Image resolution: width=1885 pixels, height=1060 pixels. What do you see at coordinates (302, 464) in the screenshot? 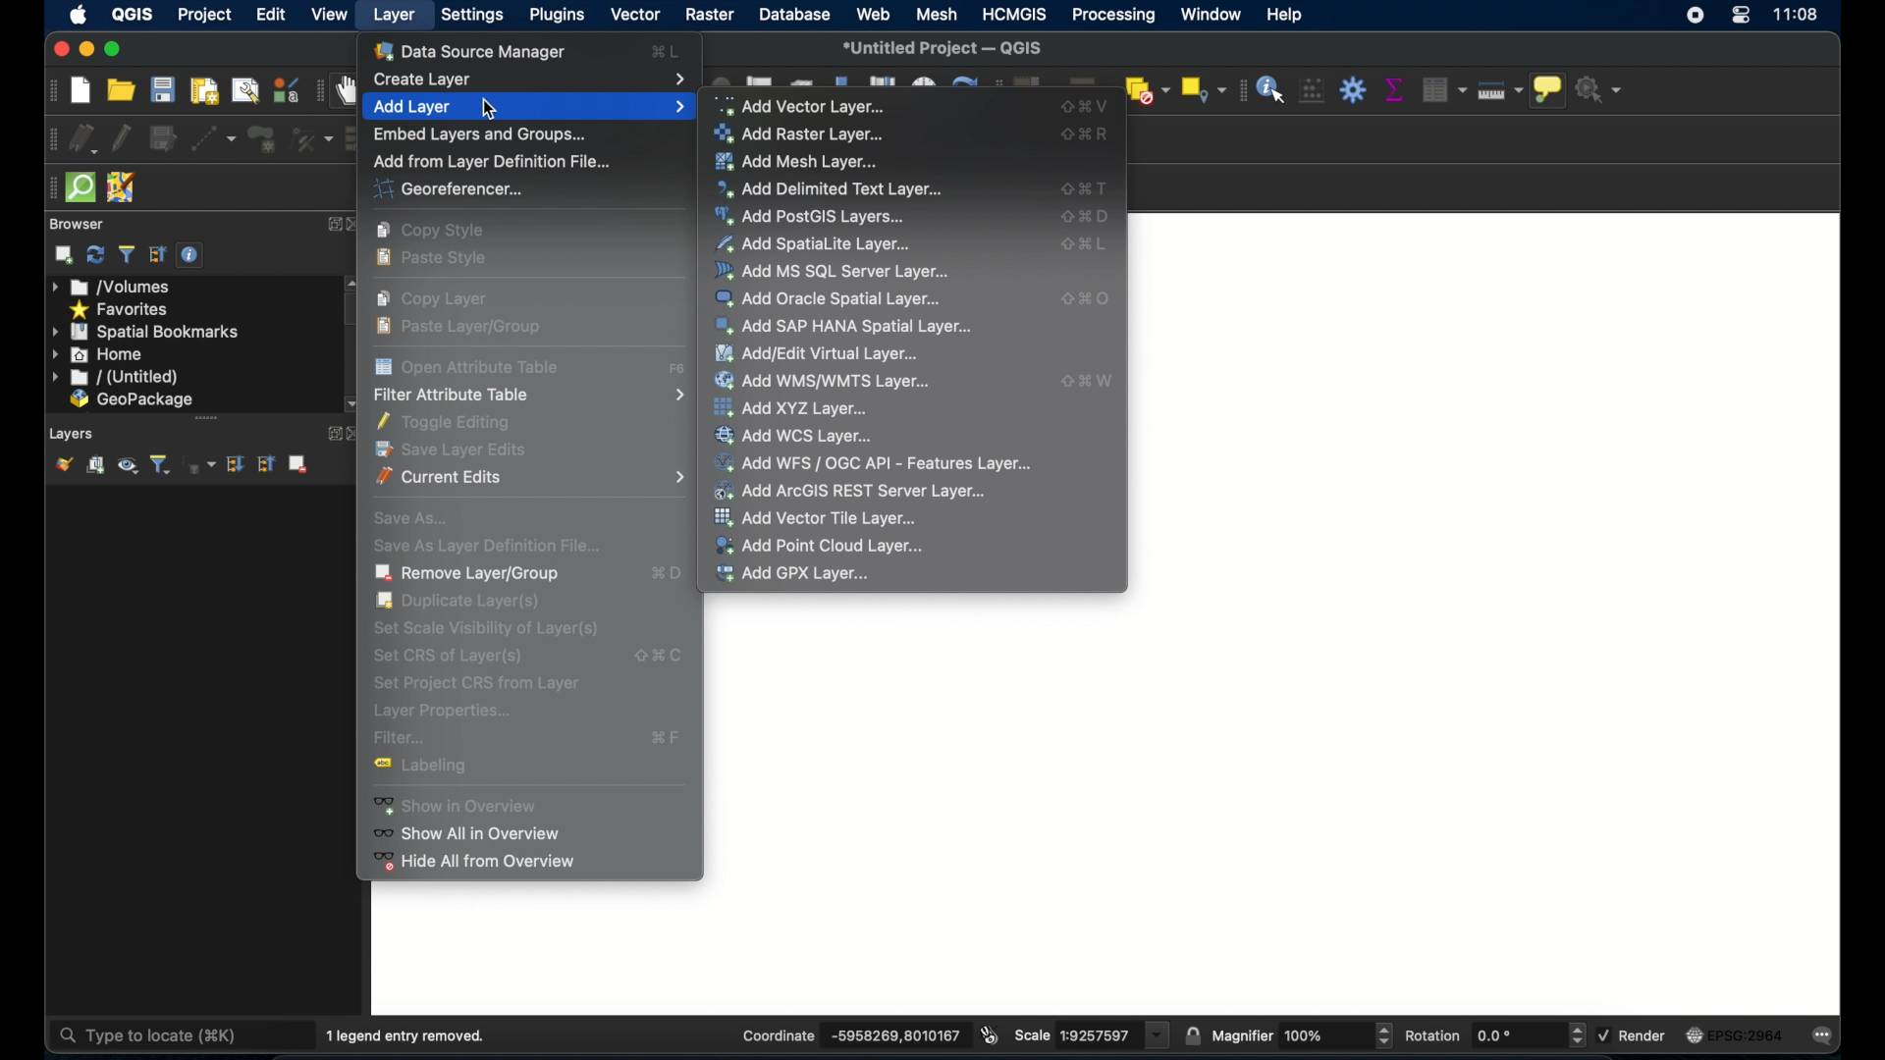
I see `remove layer/group` at bounding box center [302, 464].